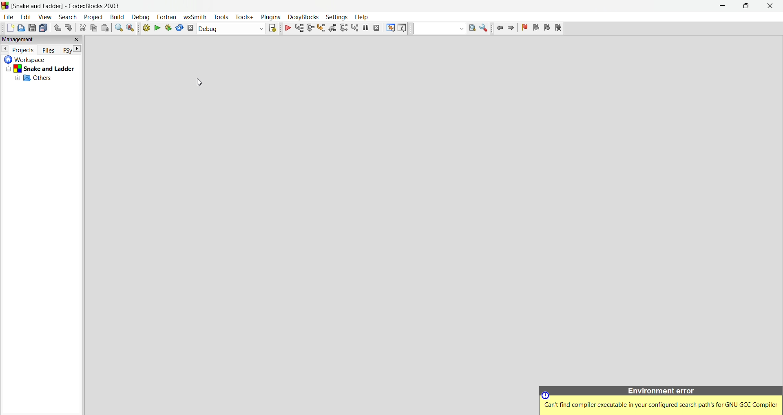 The width and height of the screenshot is (783, 415). What do you see at coordinates (70, 6) in the screenshot?
I see `project title` at bounding box center [70, 6].